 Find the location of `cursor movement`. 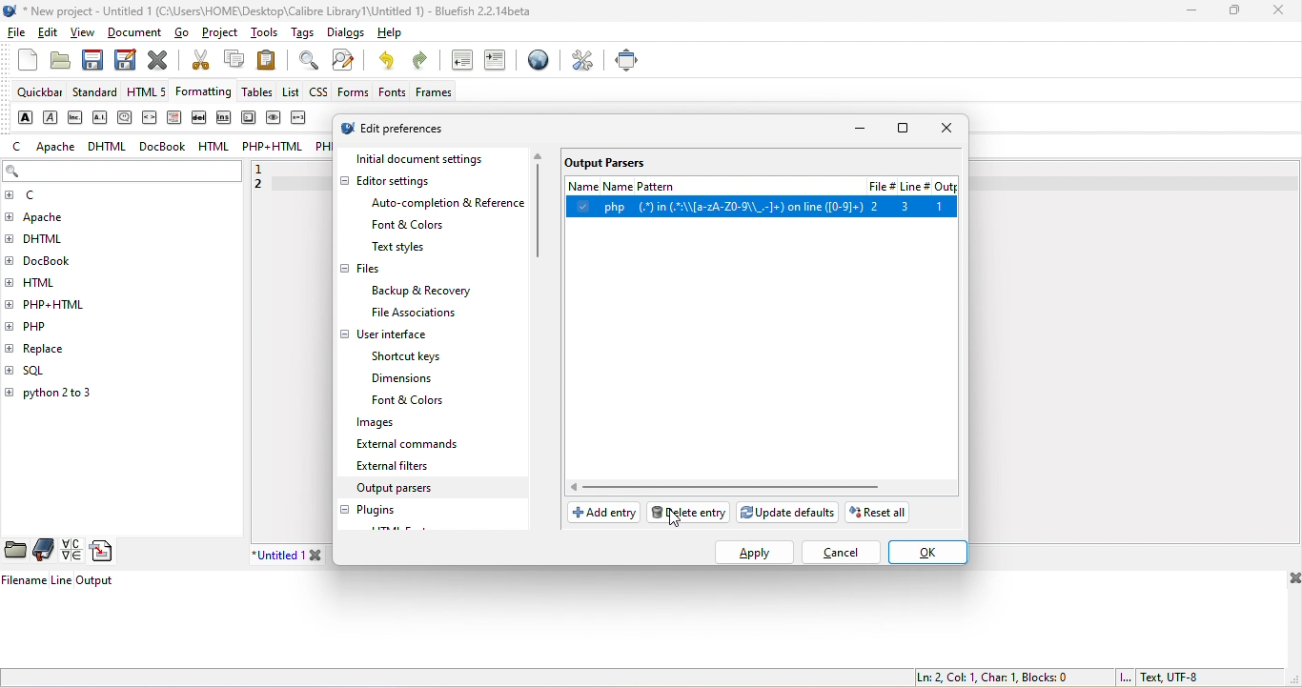

cursor movement is located at coordinates (682, 519).